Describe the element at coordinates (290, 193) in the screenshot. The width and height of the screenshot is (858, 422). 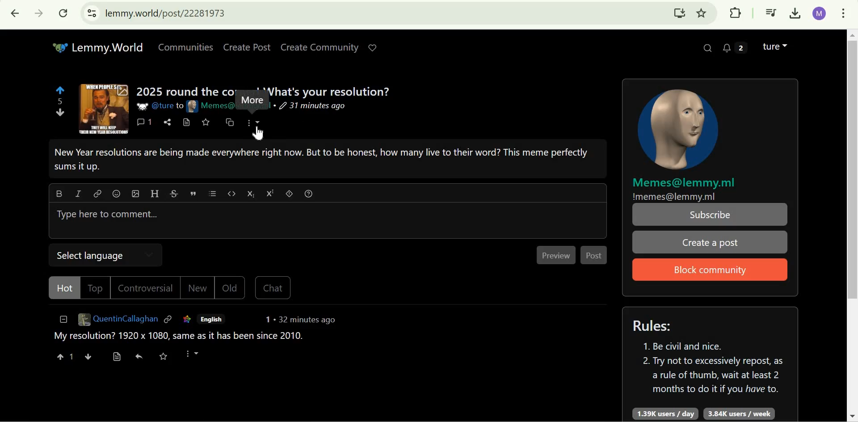
I see `spoiler` at that location.